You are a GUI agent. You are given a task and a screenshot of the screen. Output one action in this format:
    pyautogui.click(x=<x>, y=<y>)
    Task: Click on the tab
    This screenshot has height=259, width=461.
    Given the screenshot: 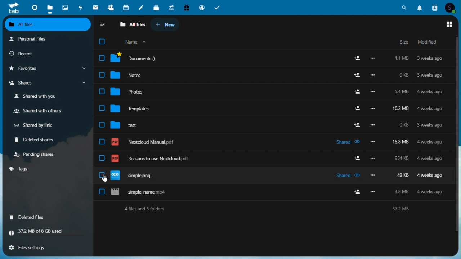 What is the action you would take?
    pyautogui.click(x=11, y=8)
    